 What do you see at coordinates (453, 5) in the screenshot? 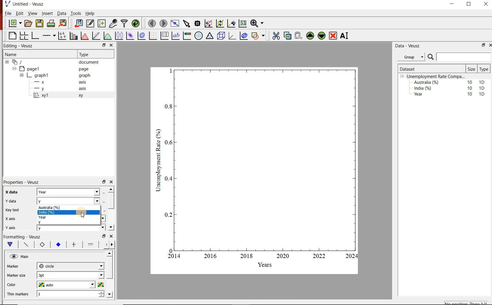
I see `minimise` at bounding box center [453, 5].